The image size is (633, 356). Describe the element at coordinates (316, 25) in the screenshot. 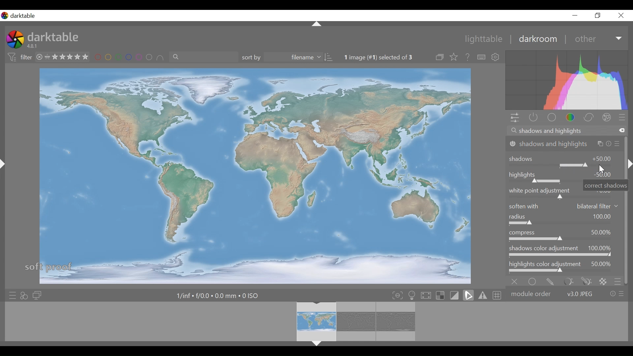

I see `` at that location.